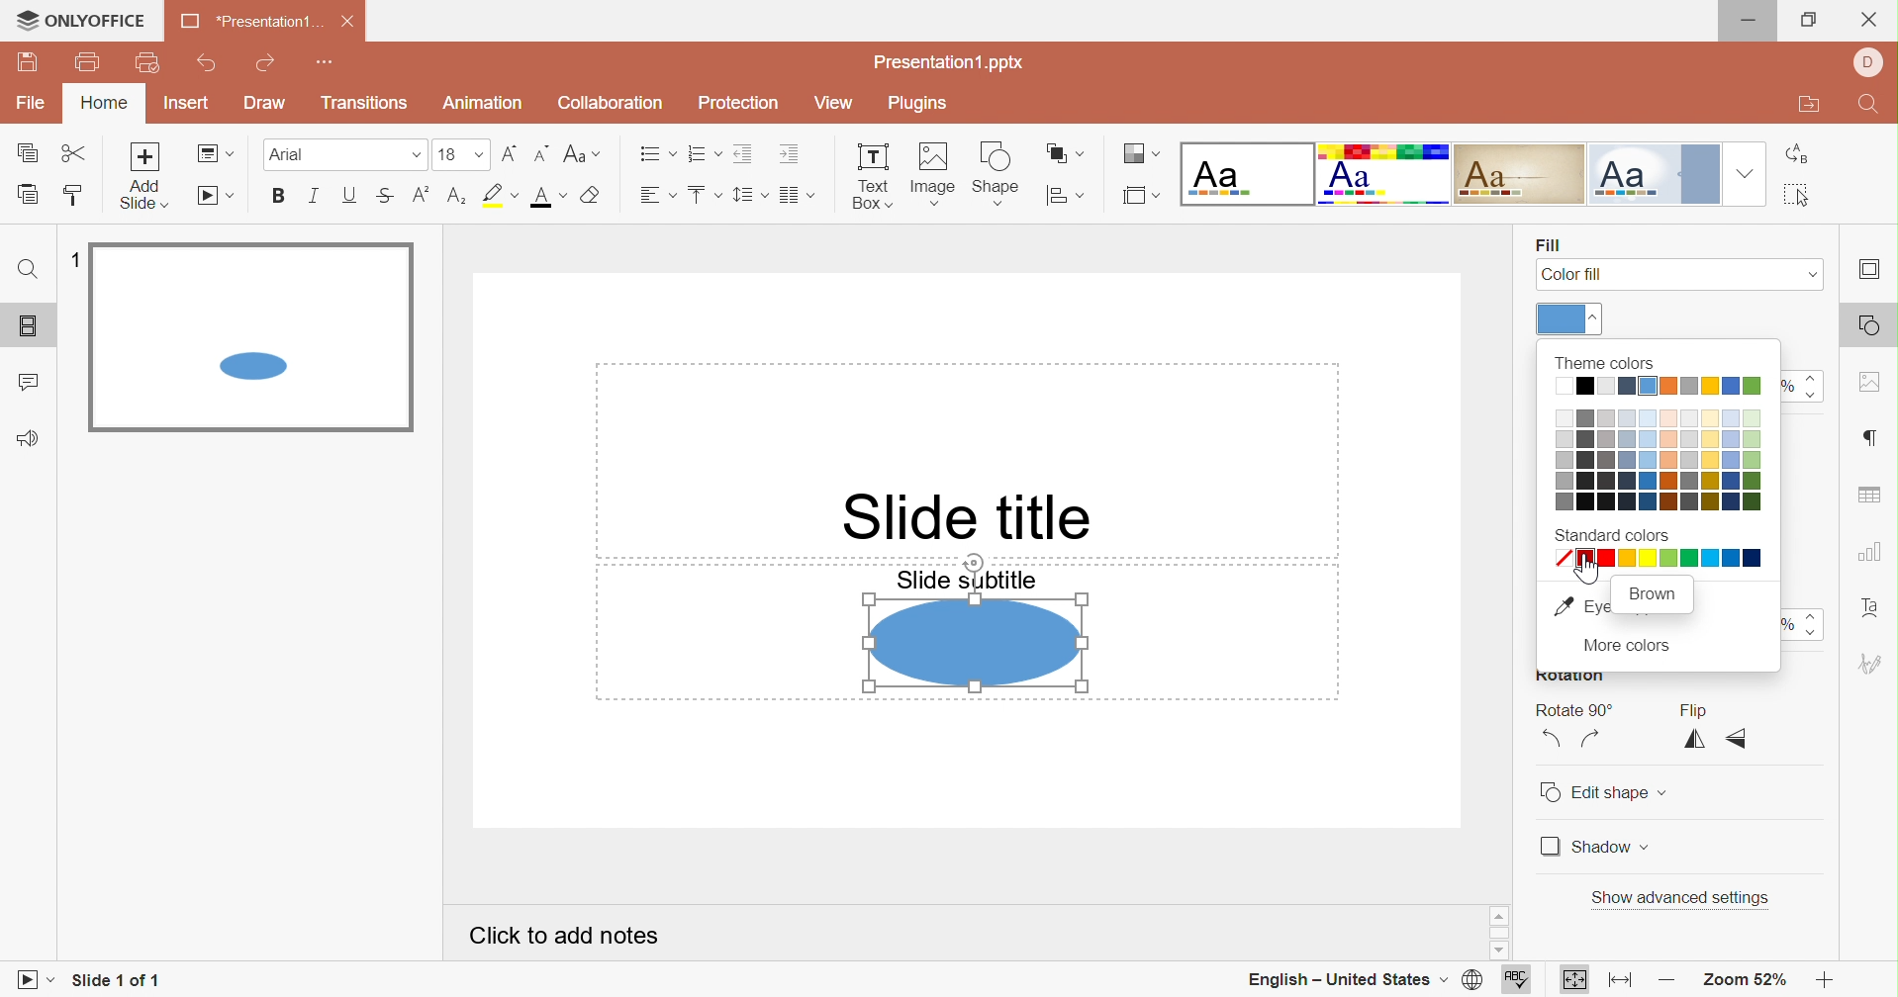 This screenshot has width=1898, height=997. What do you see at coordinates (580, 156) in the screenshot?
I see `Change case` at bounding box center [580, 156].